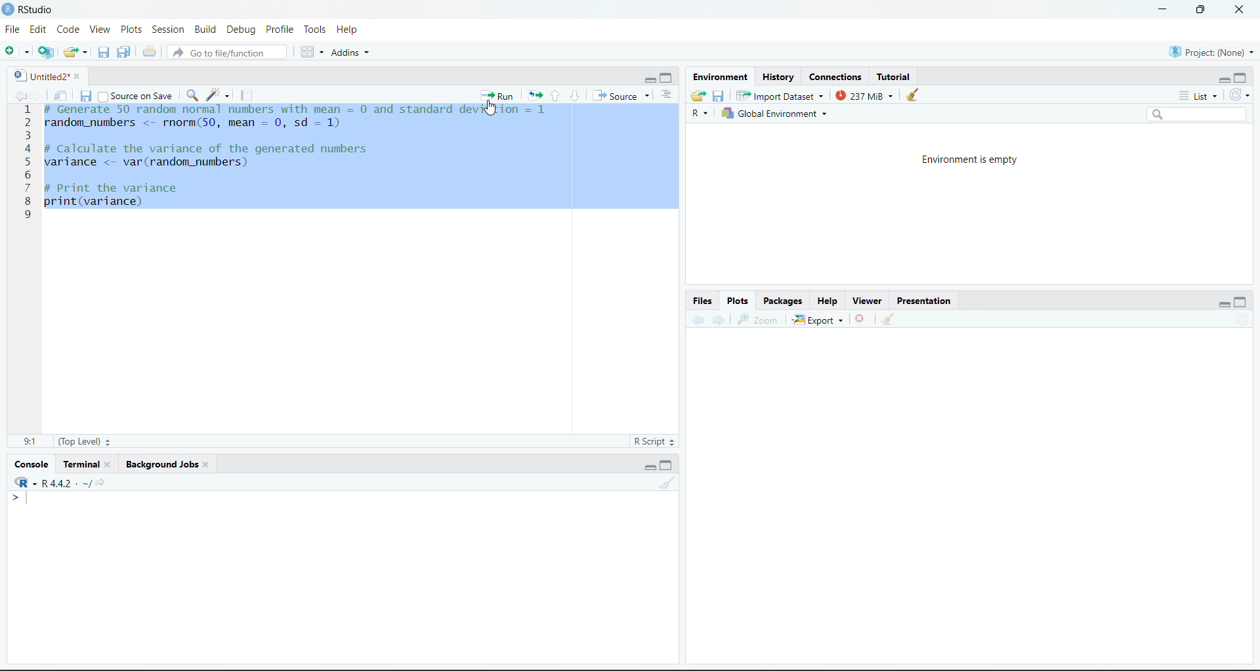  Describe the element at coordinates (667, 79) in the screenshot. I see `maximize` at that location.